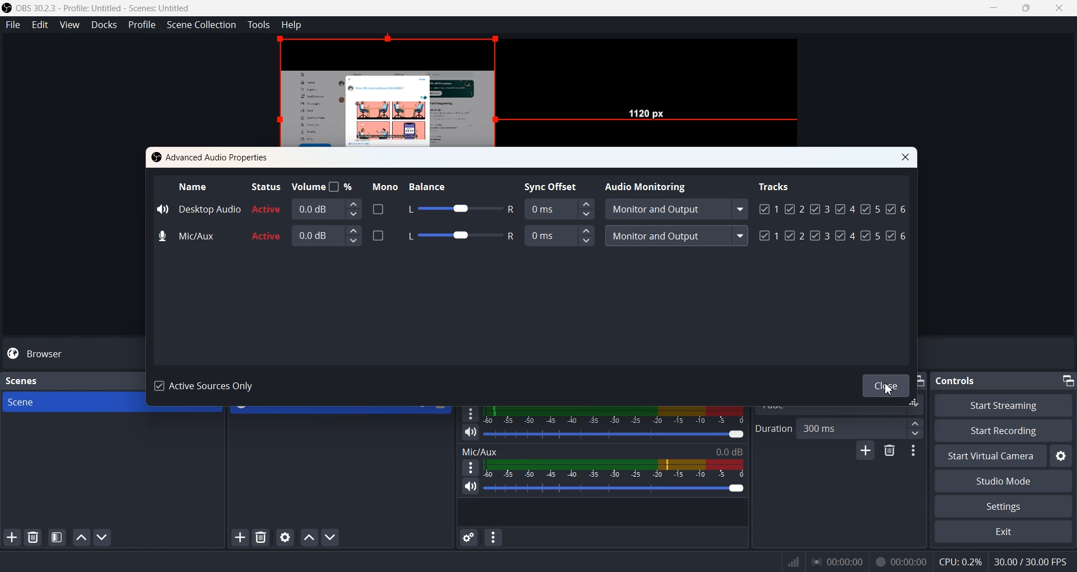 The width and height of the screenshot is (1077, 572). I want to click on Mute / Unmute, so click(471, 487).